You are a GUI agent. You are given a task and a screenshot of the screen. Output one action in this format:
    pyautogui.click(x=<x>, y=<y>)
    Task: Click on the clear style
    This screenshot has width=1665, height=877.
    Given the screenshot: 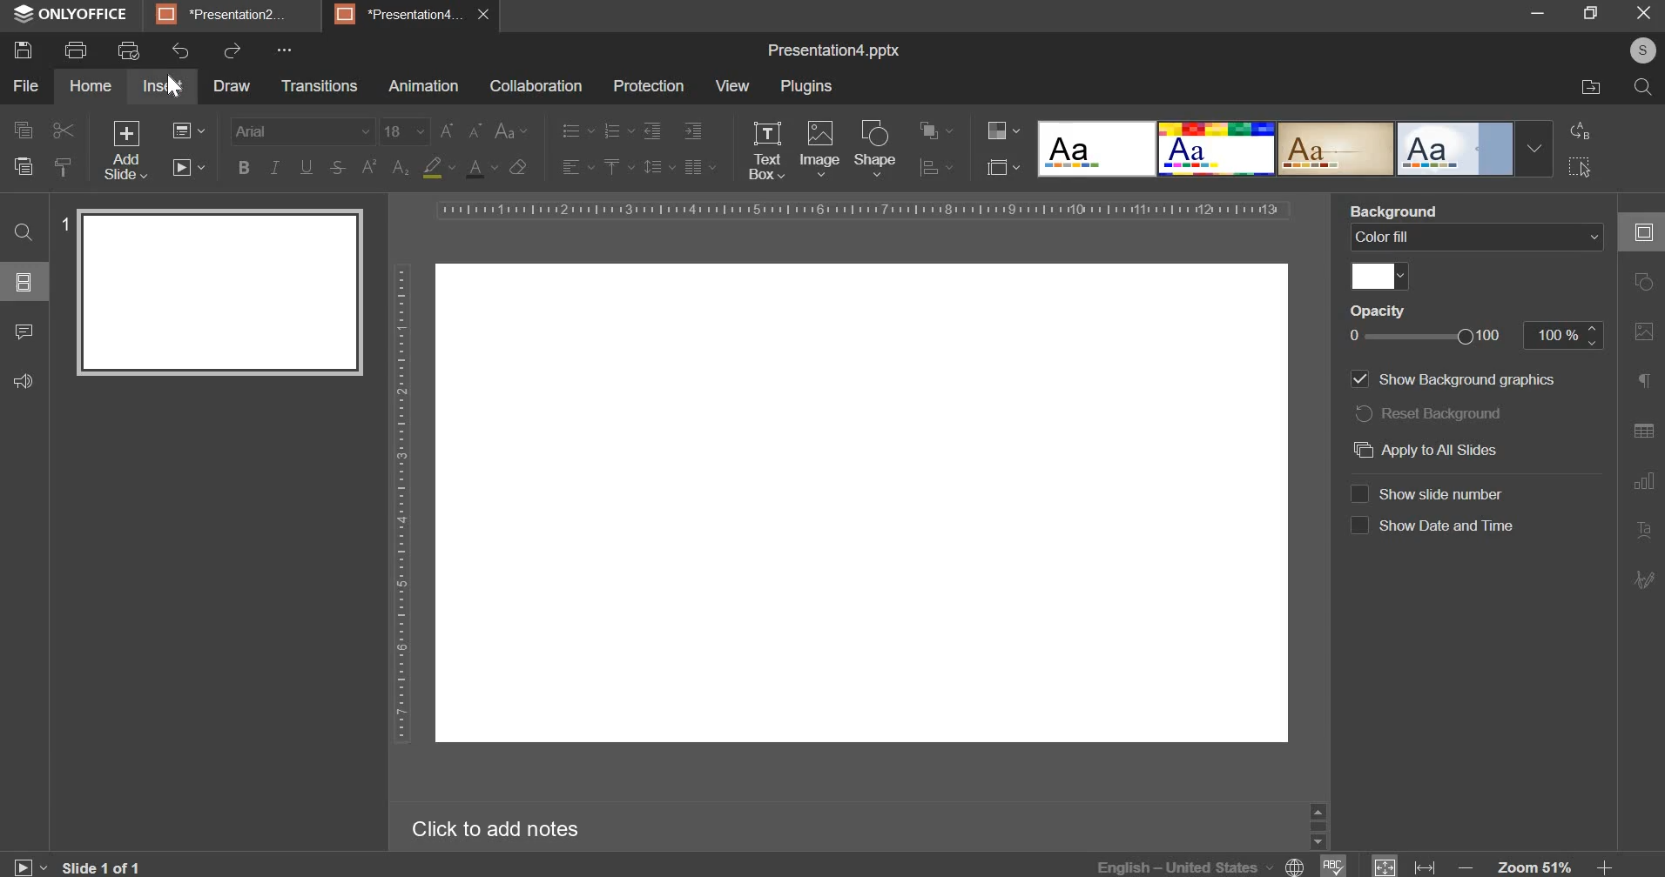 What is the action you would take?
    pyautogui.click(x=518, y=166)
    